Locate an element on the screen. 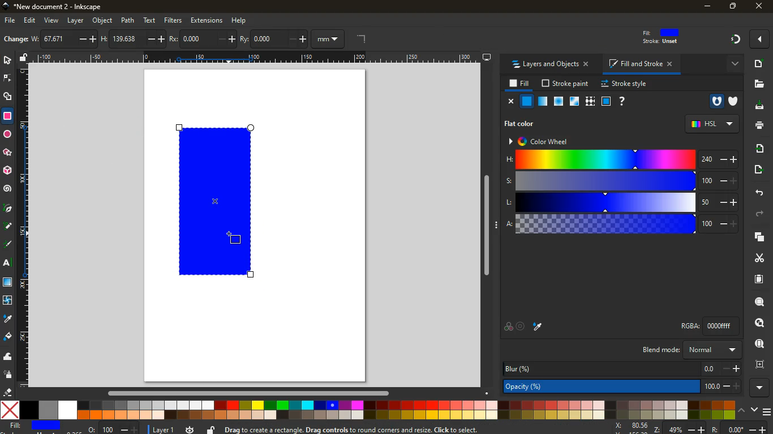 The image size is (773, 434). fill is located at coordinates (662, 36).